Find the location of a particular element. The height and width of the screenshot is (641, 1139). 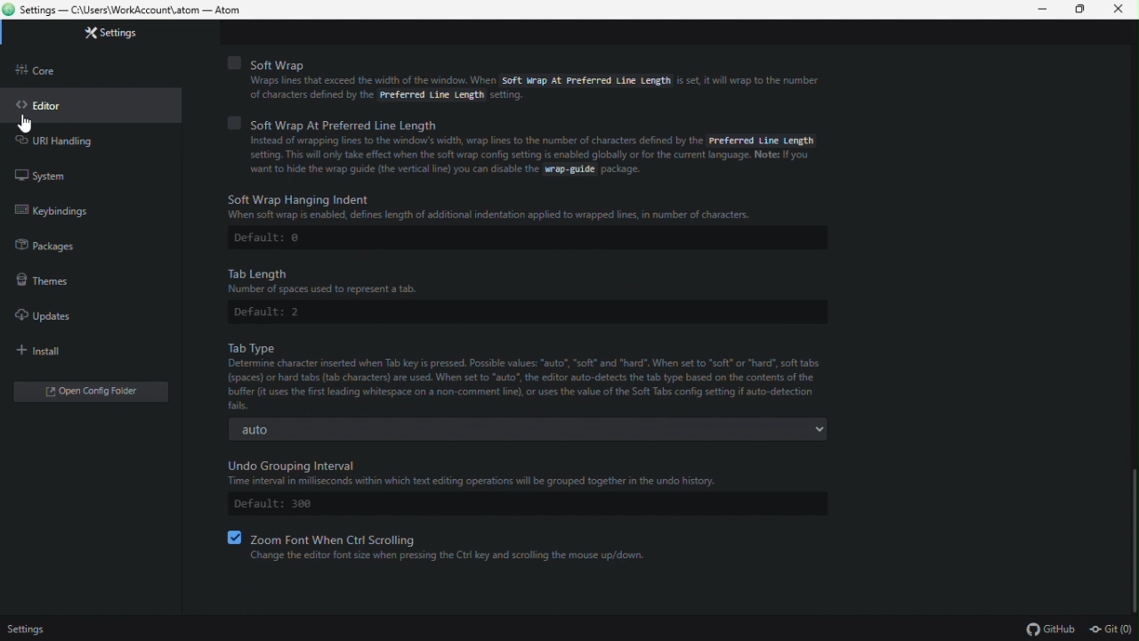

Packages is located at coordinates (53, 248).